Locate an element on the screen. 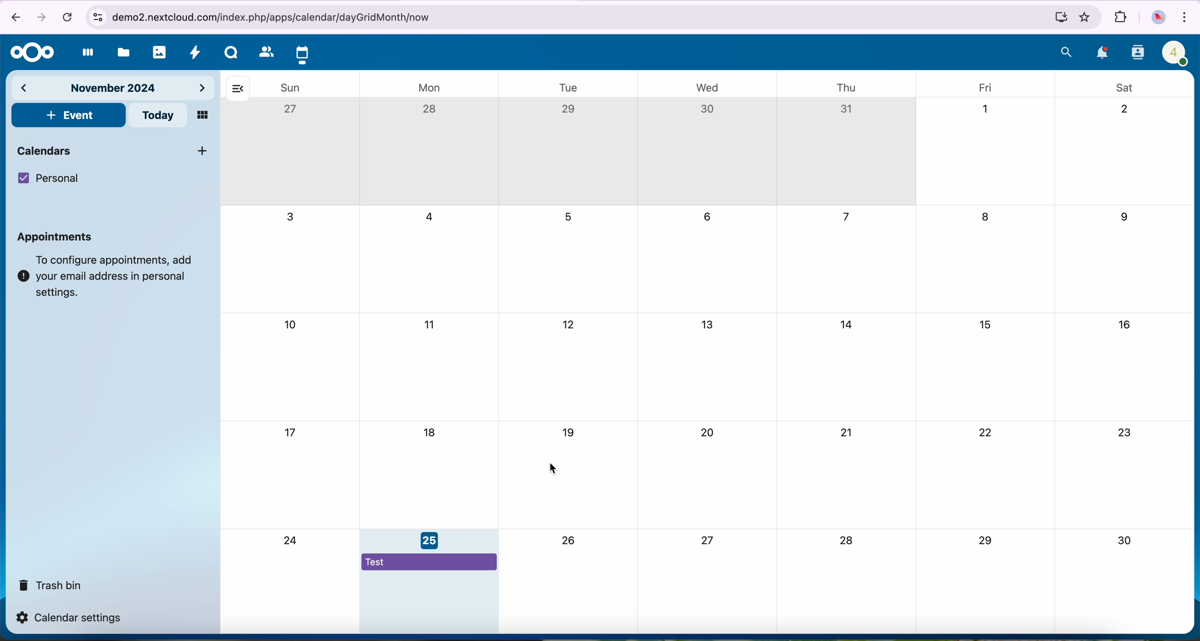  november 2024 is located at coordinates (113, 89).